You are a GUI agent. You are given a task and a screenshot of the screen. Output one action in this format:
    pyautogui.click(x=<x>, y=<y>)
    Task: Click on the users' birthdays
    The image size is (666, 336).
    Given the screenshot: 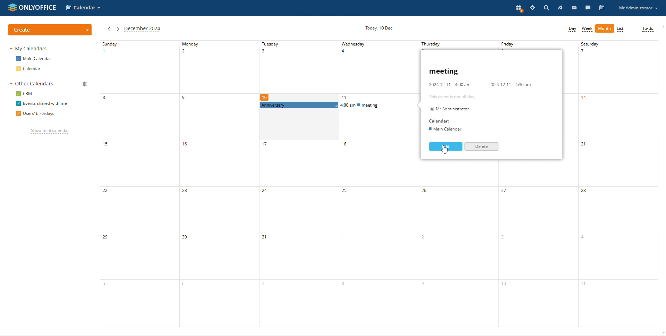 What is the action you would take?
    pyautogui.click(x=34, y=114)
    